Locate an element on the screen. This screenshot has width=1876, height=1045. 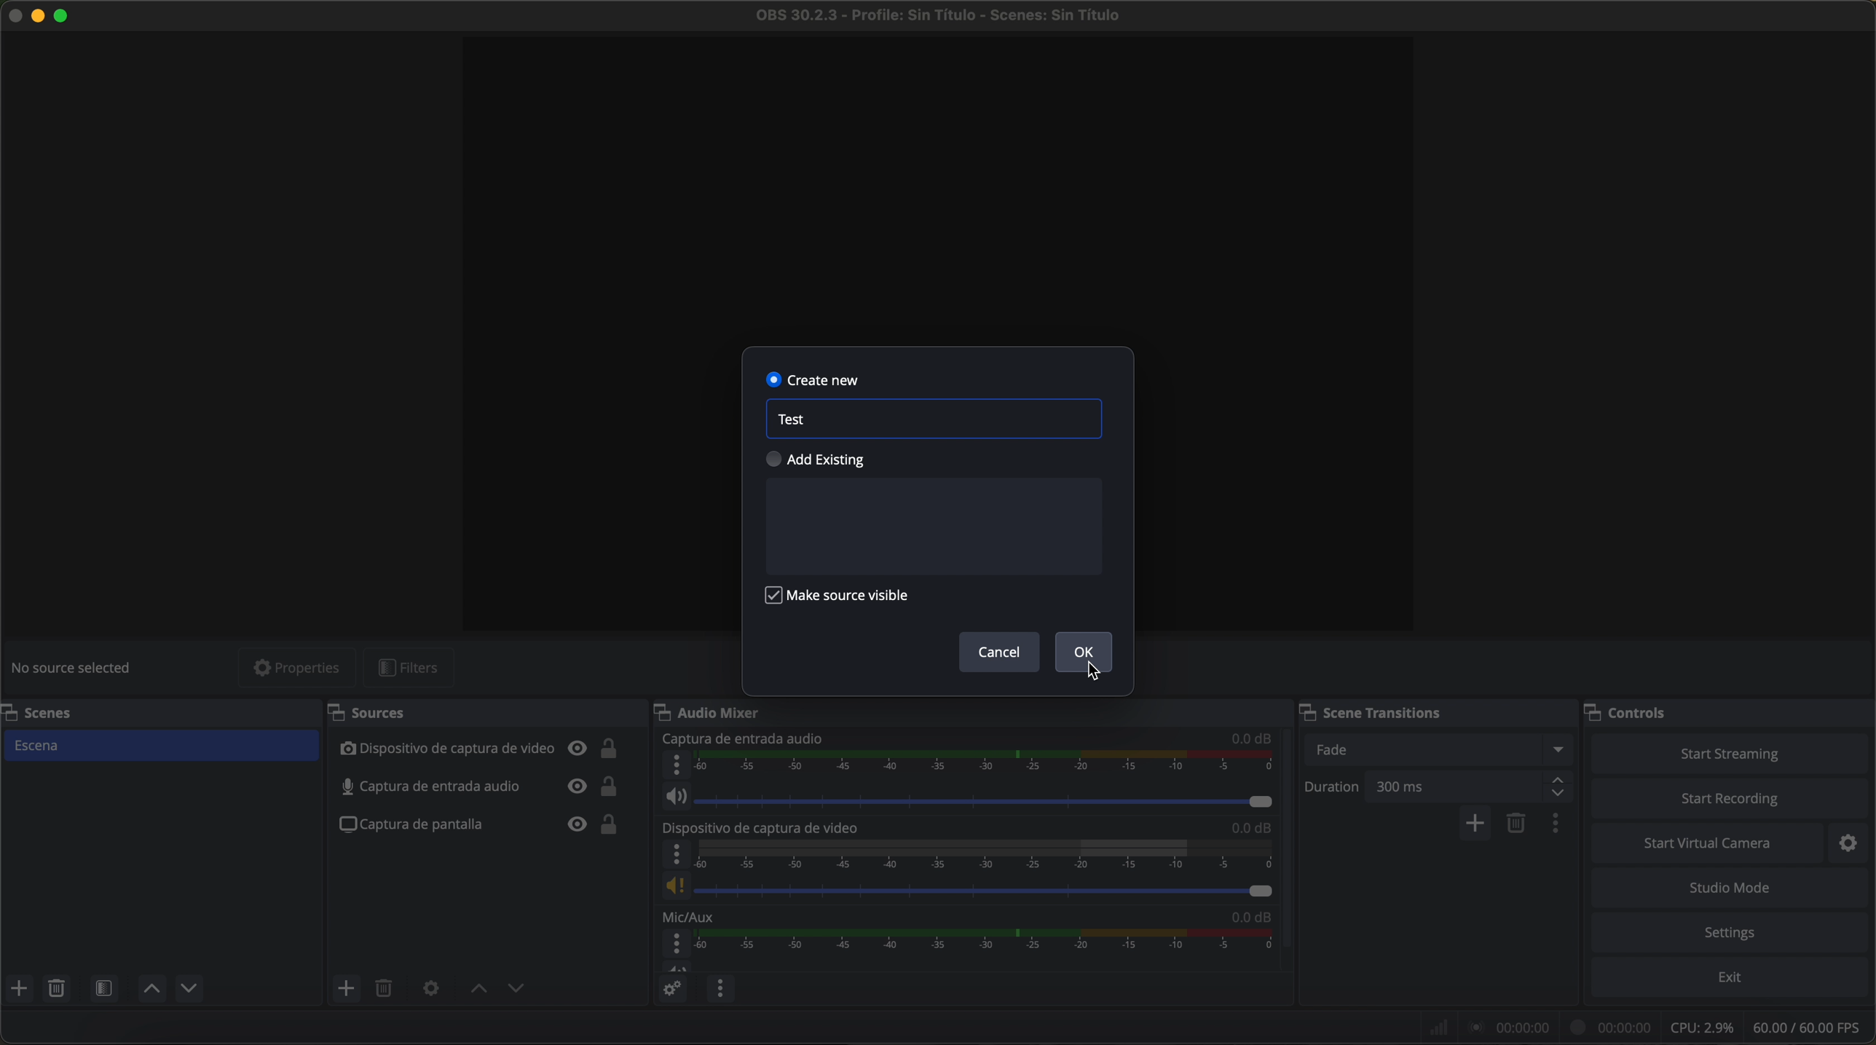
move scene up is located at coordinates (151, 990).